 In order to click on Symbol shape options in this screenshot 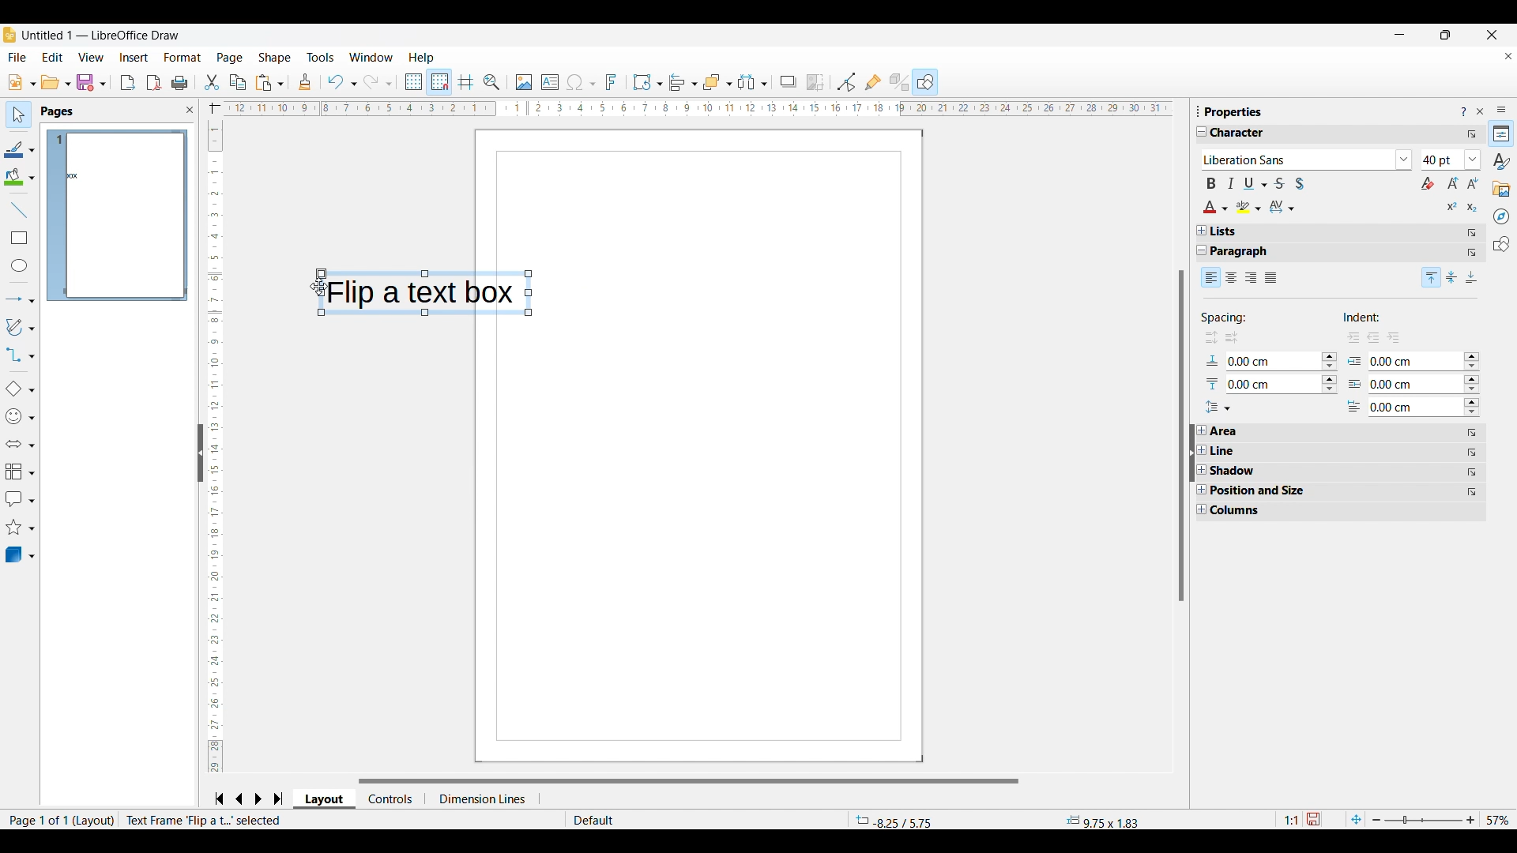, I will do `click(20, 416)`.